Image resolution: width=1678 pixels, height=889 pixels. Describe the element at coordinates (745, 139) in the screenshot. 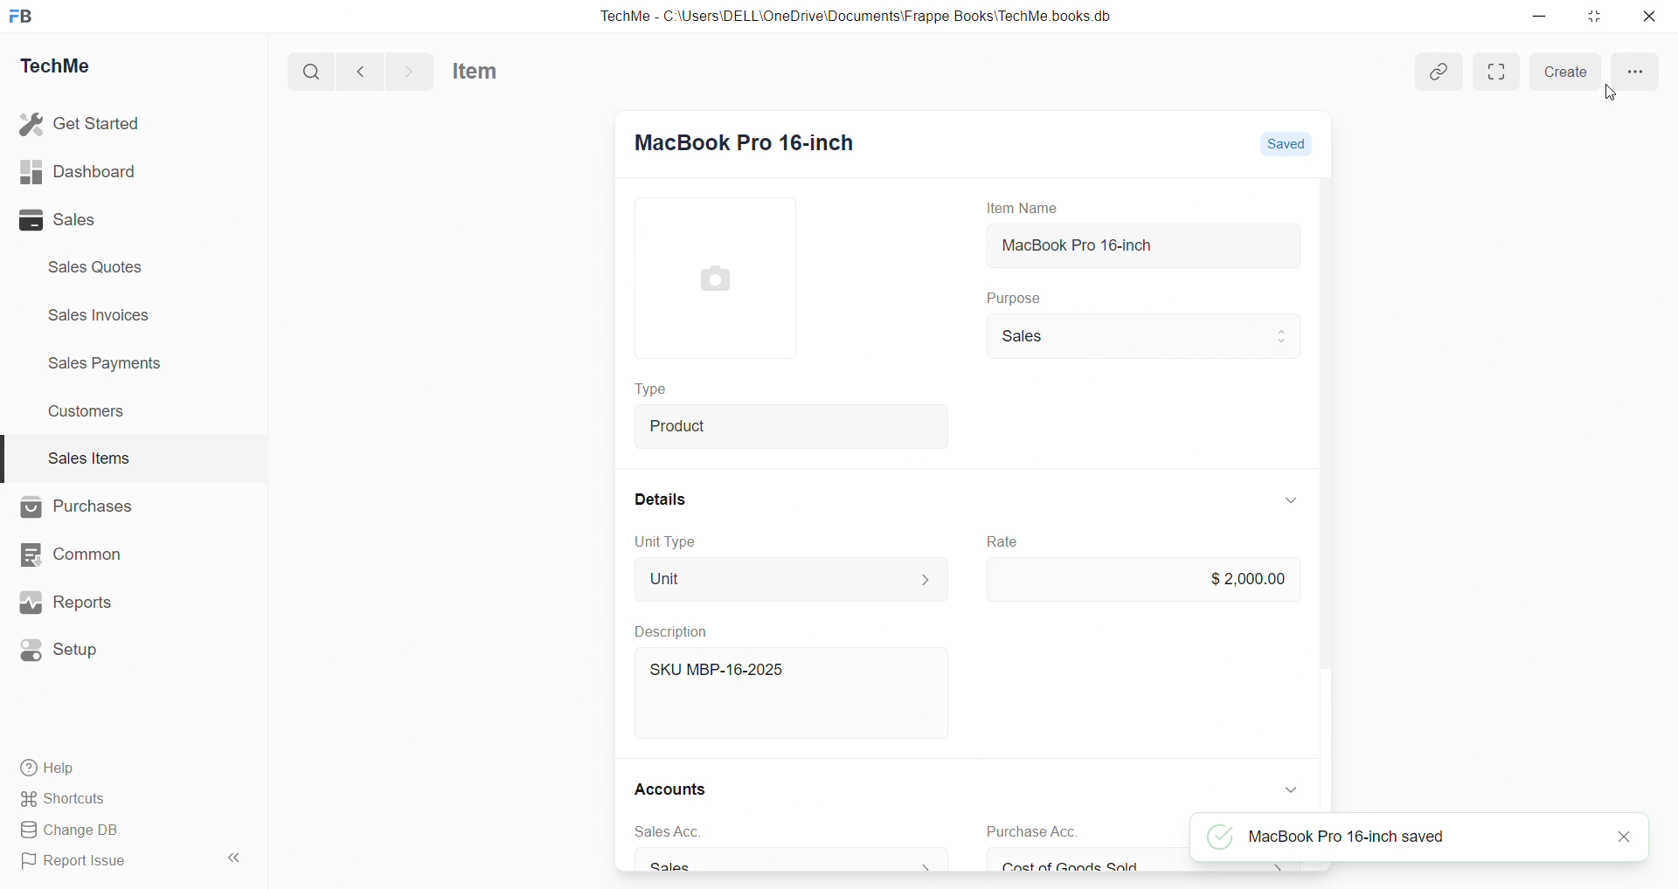

I see `MacBook Pro 16-inch` at that location.